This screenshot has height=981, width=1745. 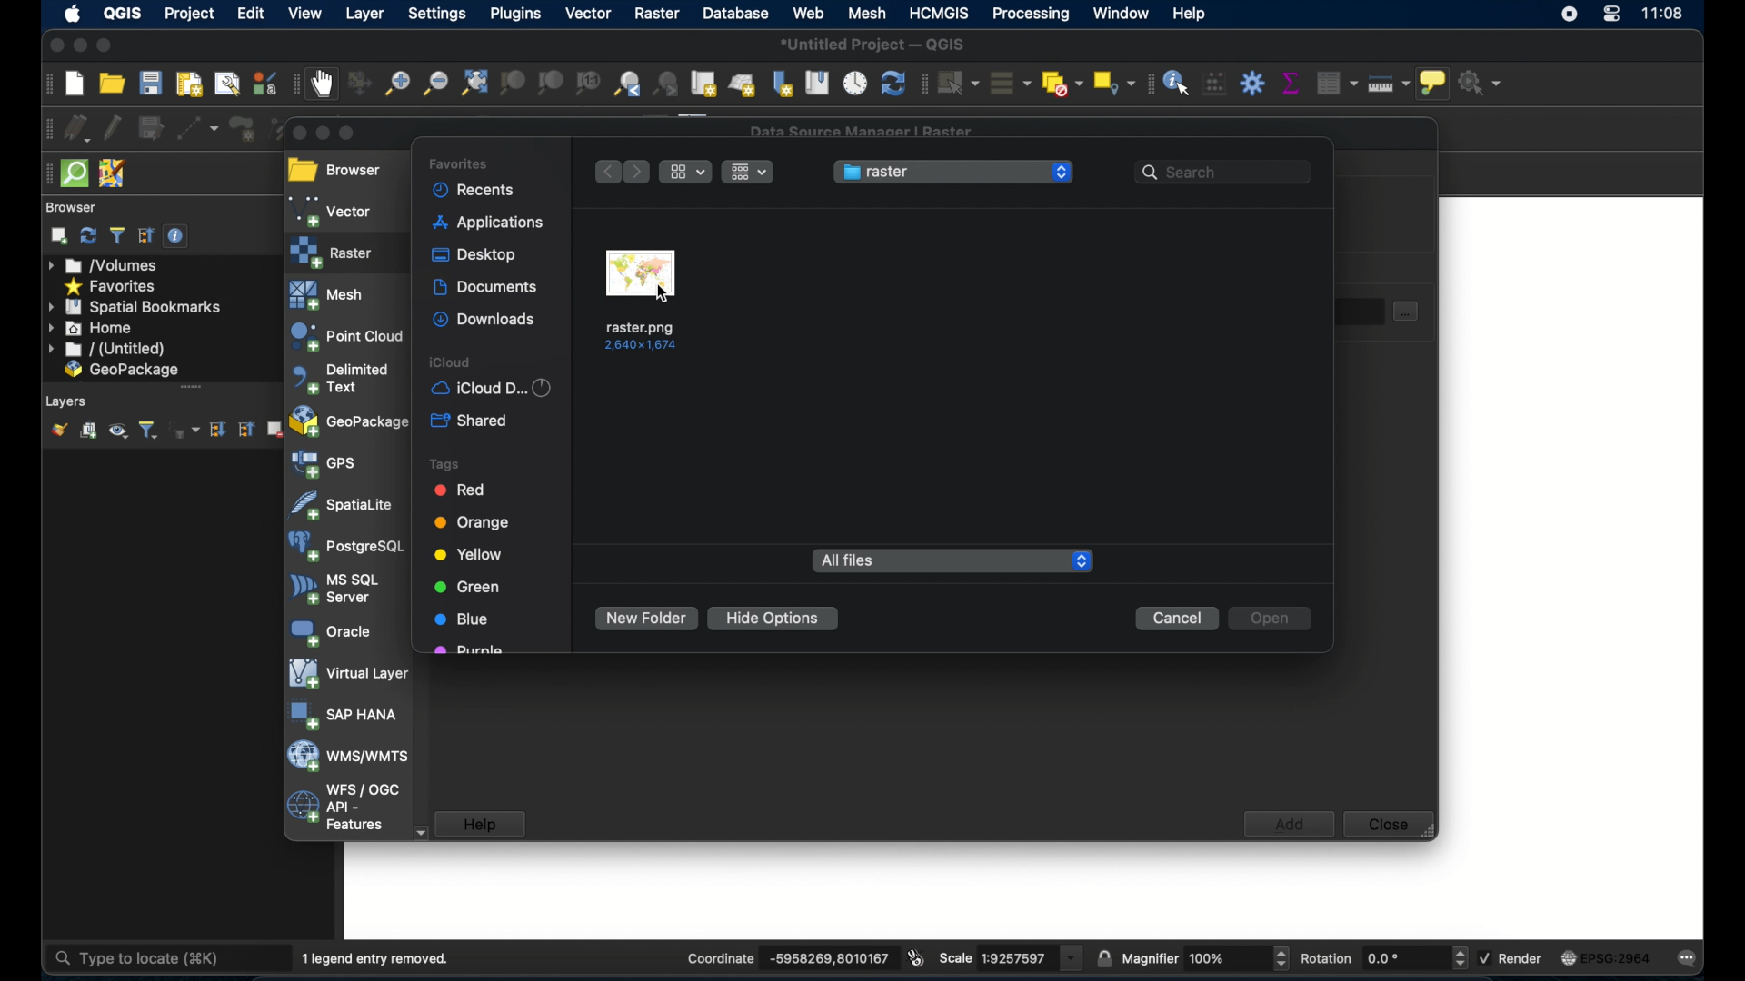 What do you see at coordinates (549, 83) in the screenshot?
I see `zoom to layer` at bounding box center [549, 83].